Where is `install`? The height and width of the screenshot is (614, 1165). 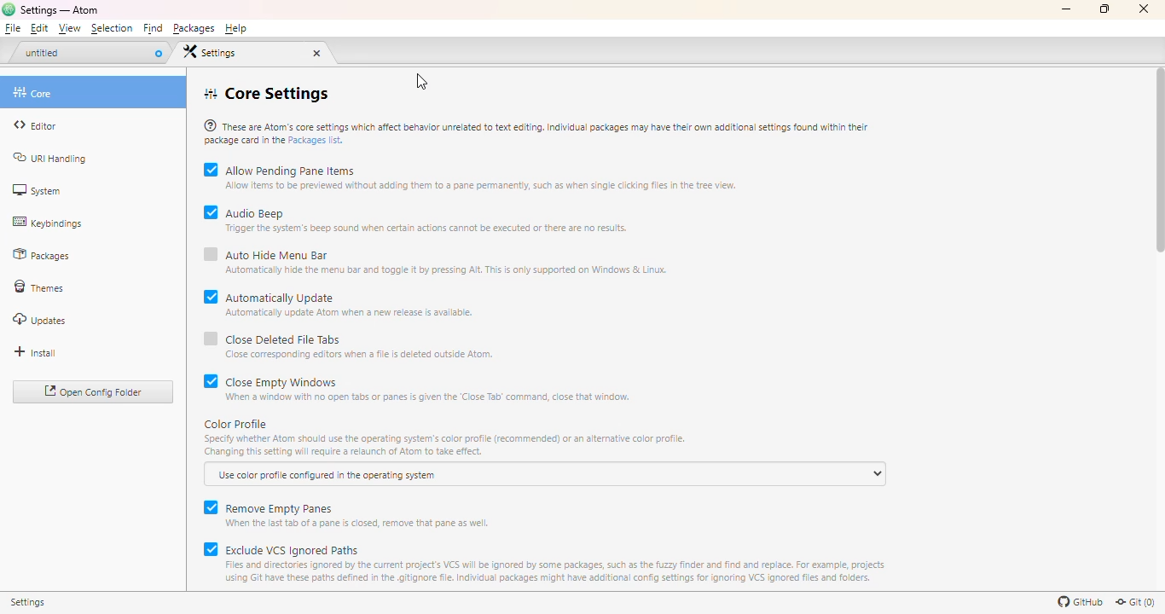
install is located at coordinates (35, 352).